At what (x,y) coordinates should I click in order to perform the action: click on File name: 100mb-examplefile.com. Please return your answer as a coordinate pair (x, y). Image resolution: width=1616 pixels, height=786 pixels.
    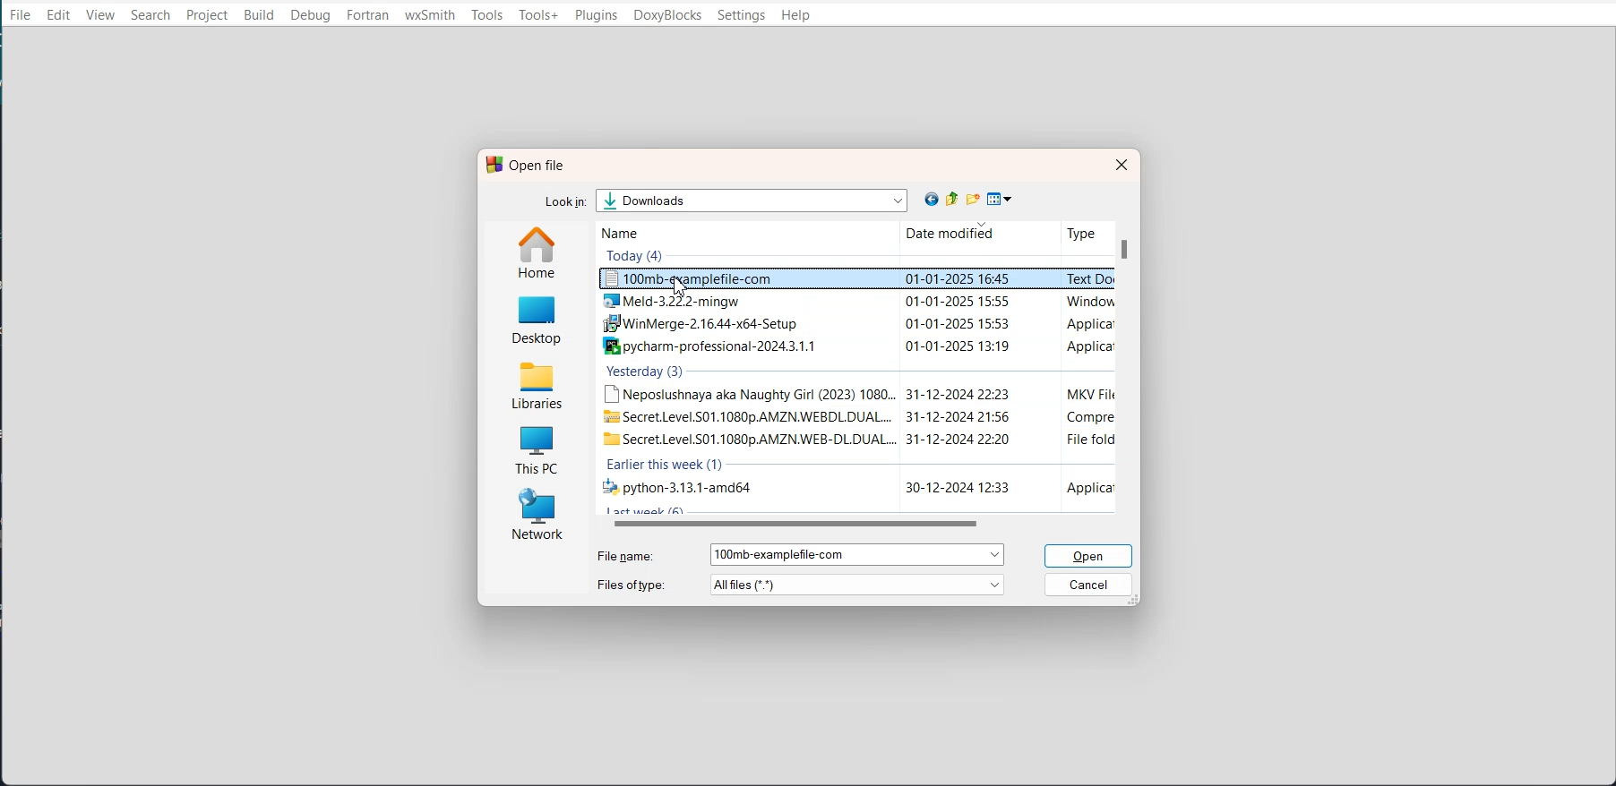
    Looking at the image, I should click on (799, 554).